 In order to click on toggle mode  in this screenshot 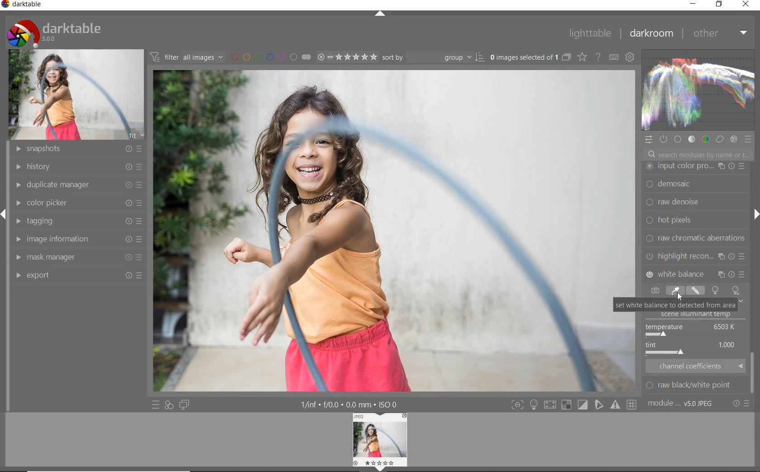, I will do `click(552, 404)`.